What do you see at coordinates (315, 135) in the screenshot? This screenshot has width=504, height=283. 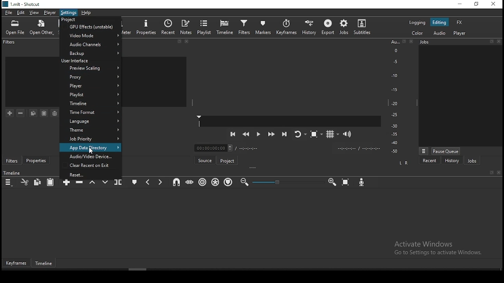 I see `toggle zoom` at bounding box center [315, 135].